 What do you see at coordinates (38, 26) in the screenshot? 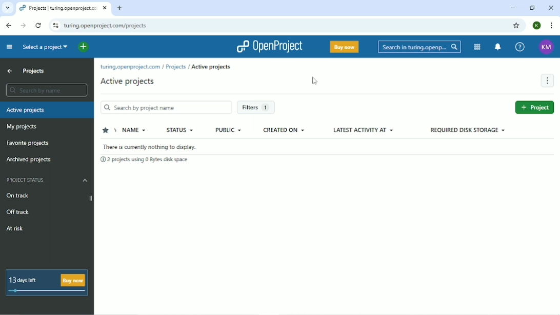
I see `Reload this page` at bounding box center [38, 26].